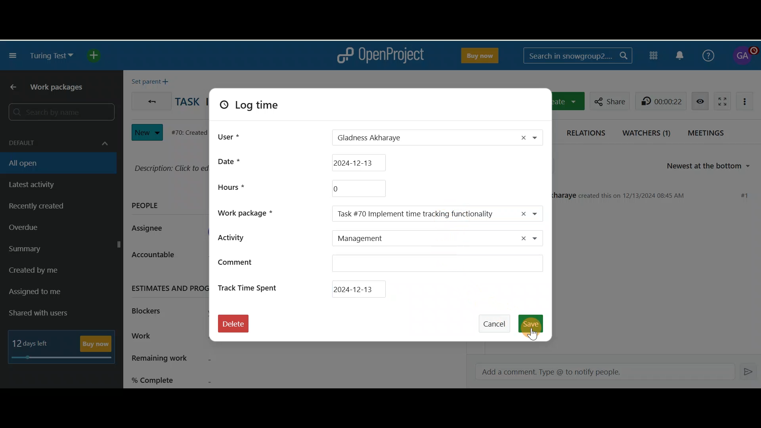  I want to click on Work package drop down, so click(540, 213).